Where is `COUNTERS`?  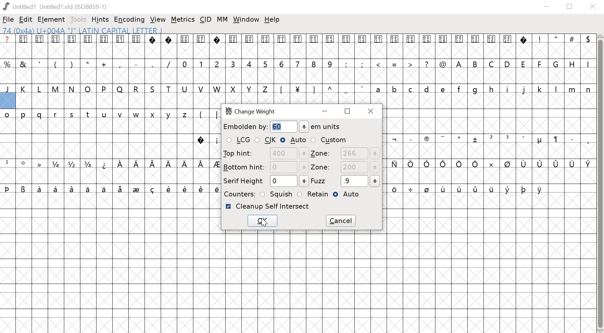
COUNTERS is located at coordinates (238, 194).